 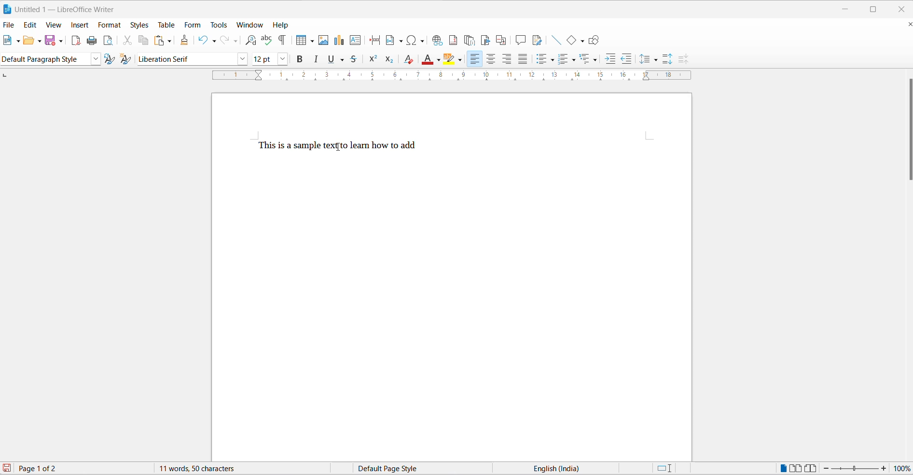 I want to click on maximize, so click(x=875, y=8).